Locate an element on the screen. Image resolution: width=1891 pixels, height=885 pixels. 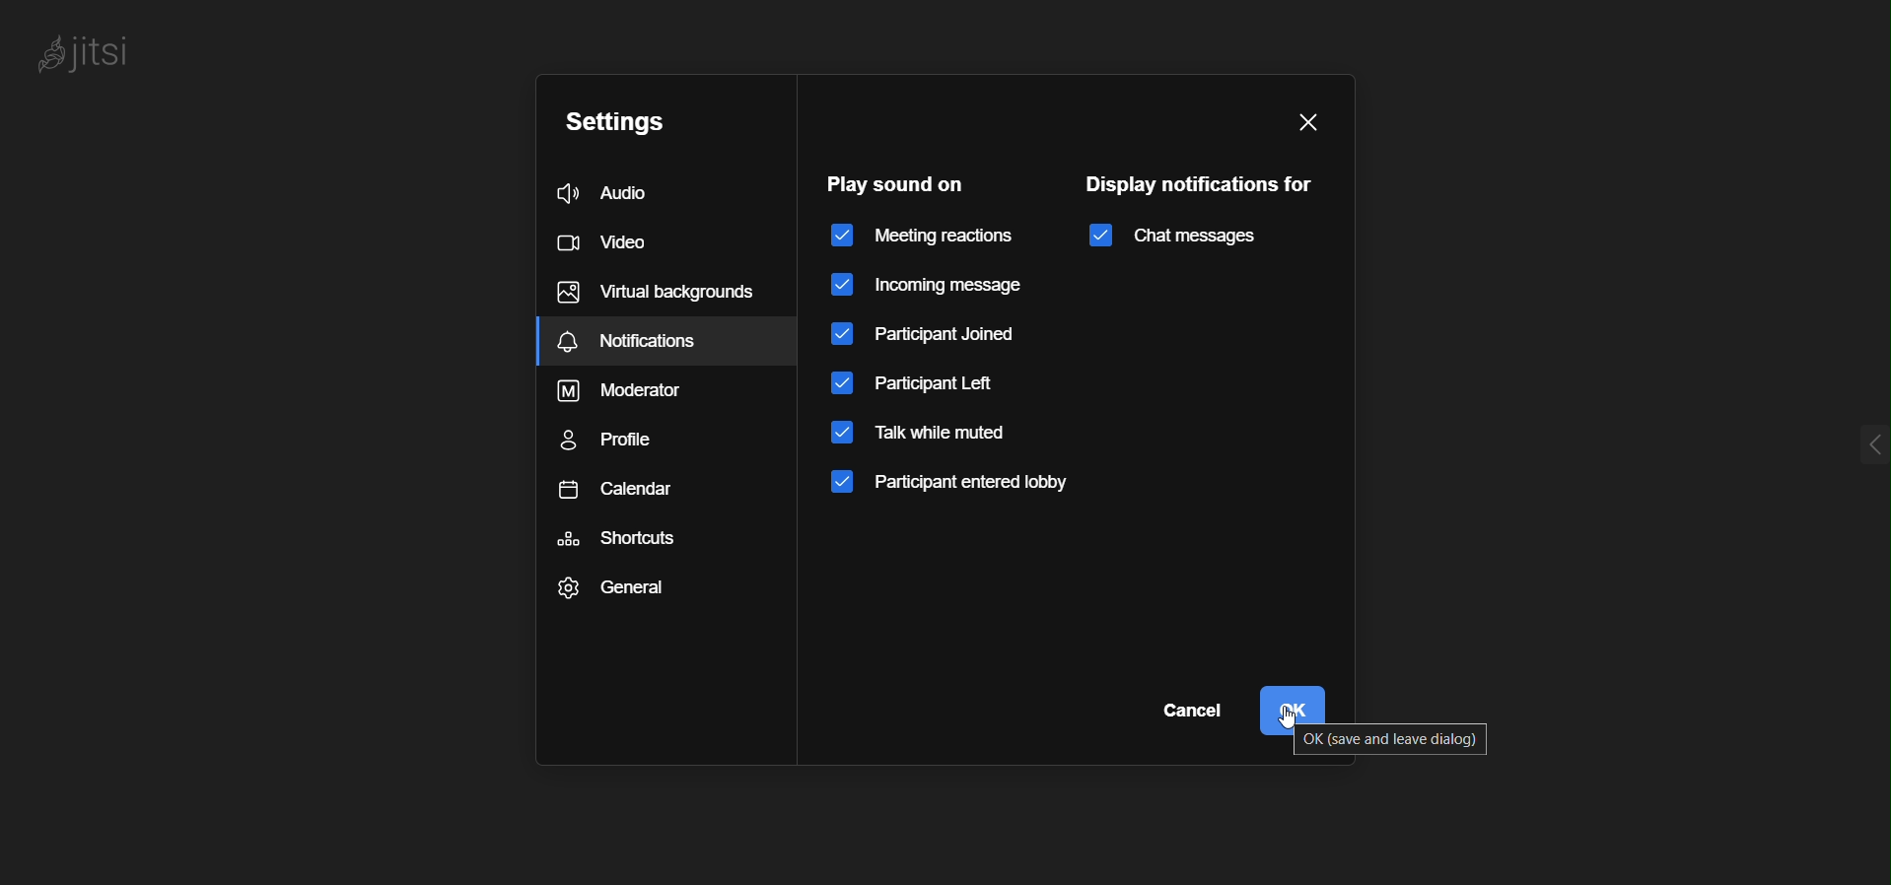
general is located at coordinates (611, 591).